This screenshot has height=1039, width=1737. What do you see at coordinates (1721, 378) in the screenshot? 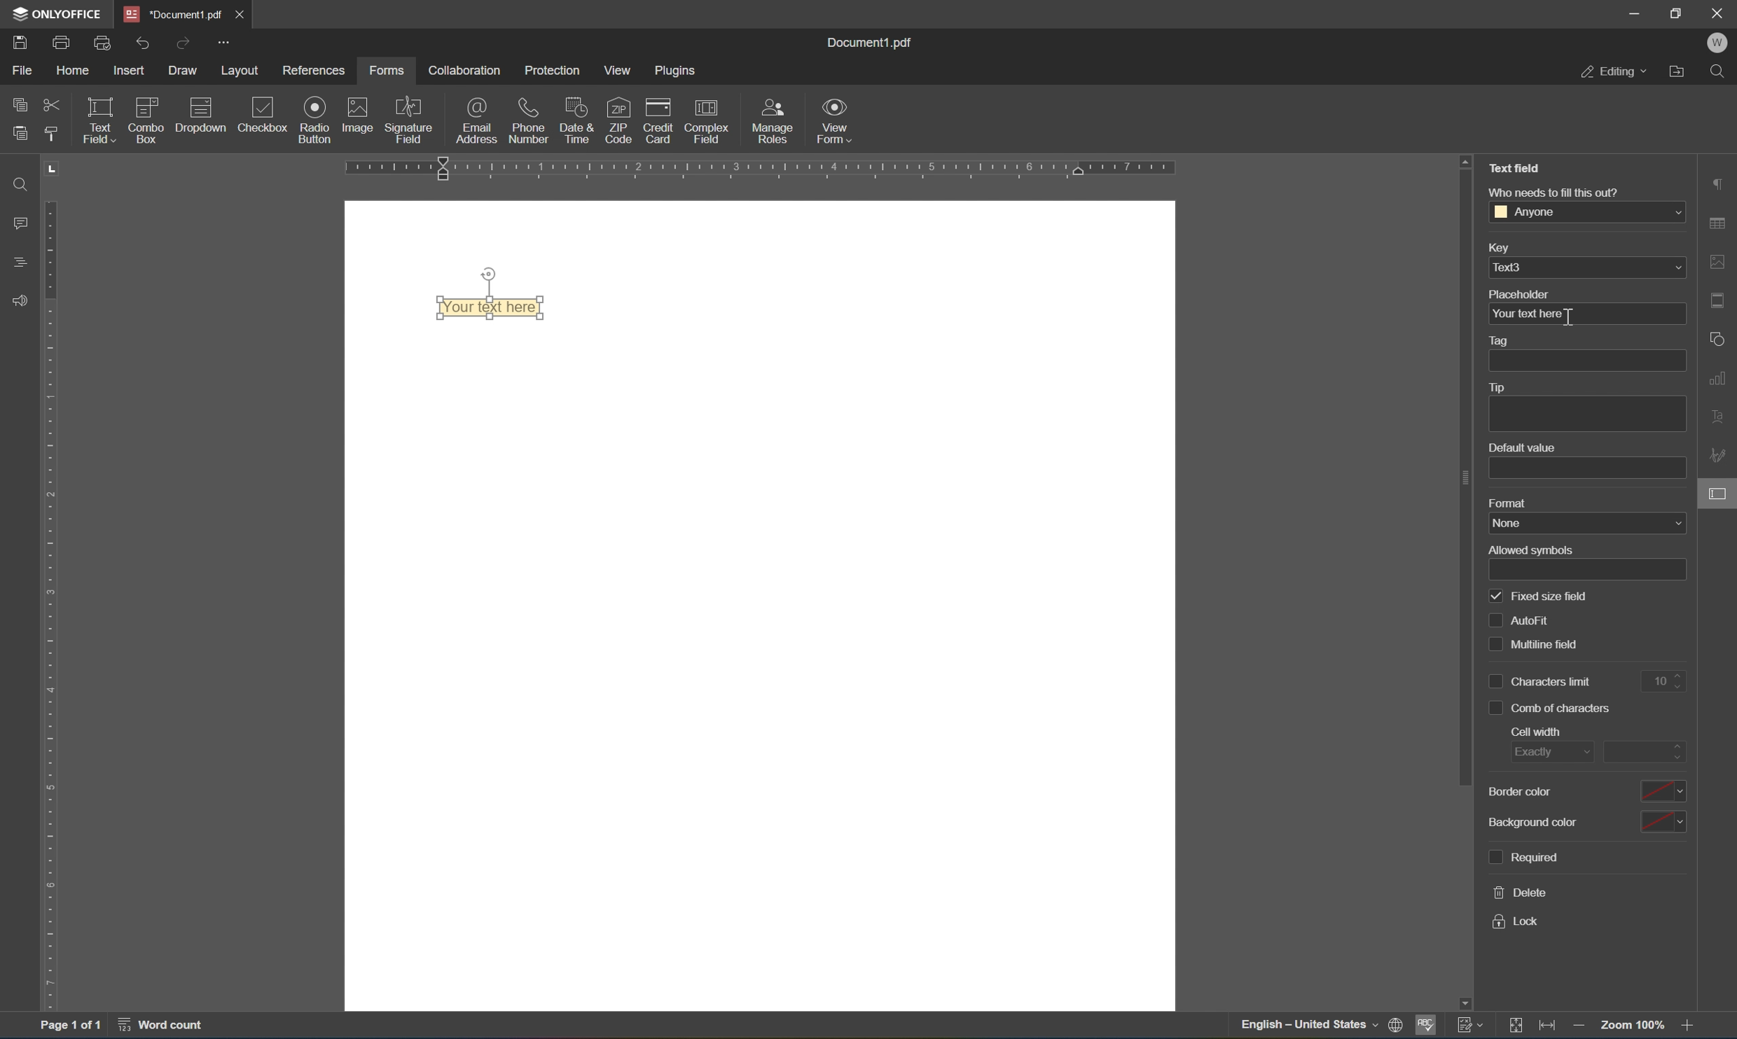
I see `chart settings` at bounding box center [1721, 378].